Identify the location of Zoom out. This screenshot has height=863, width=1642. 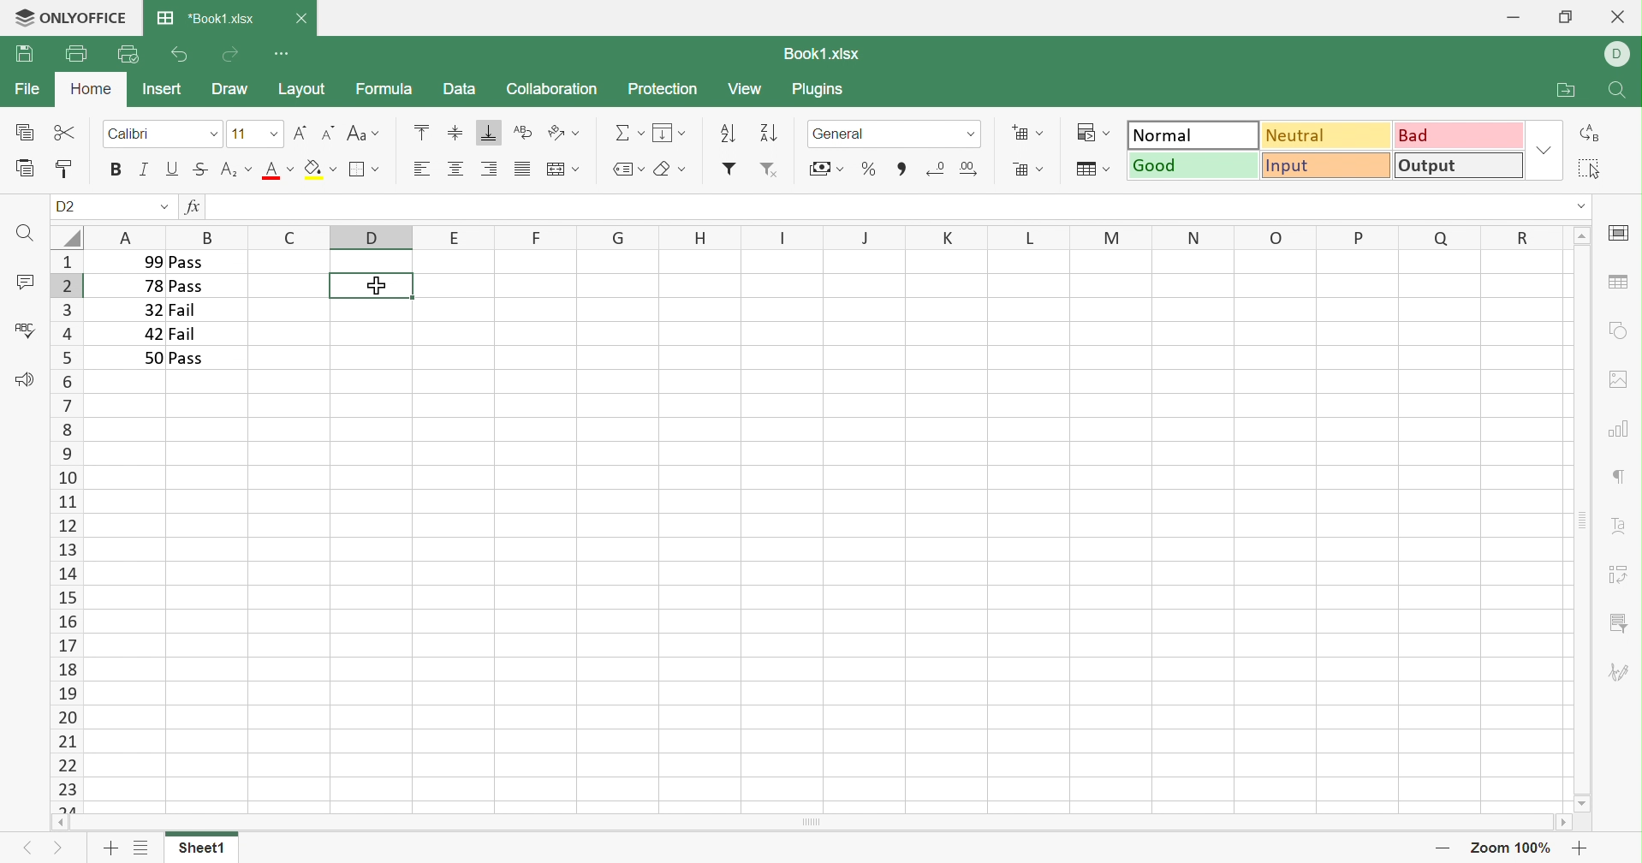
(1442, 851).